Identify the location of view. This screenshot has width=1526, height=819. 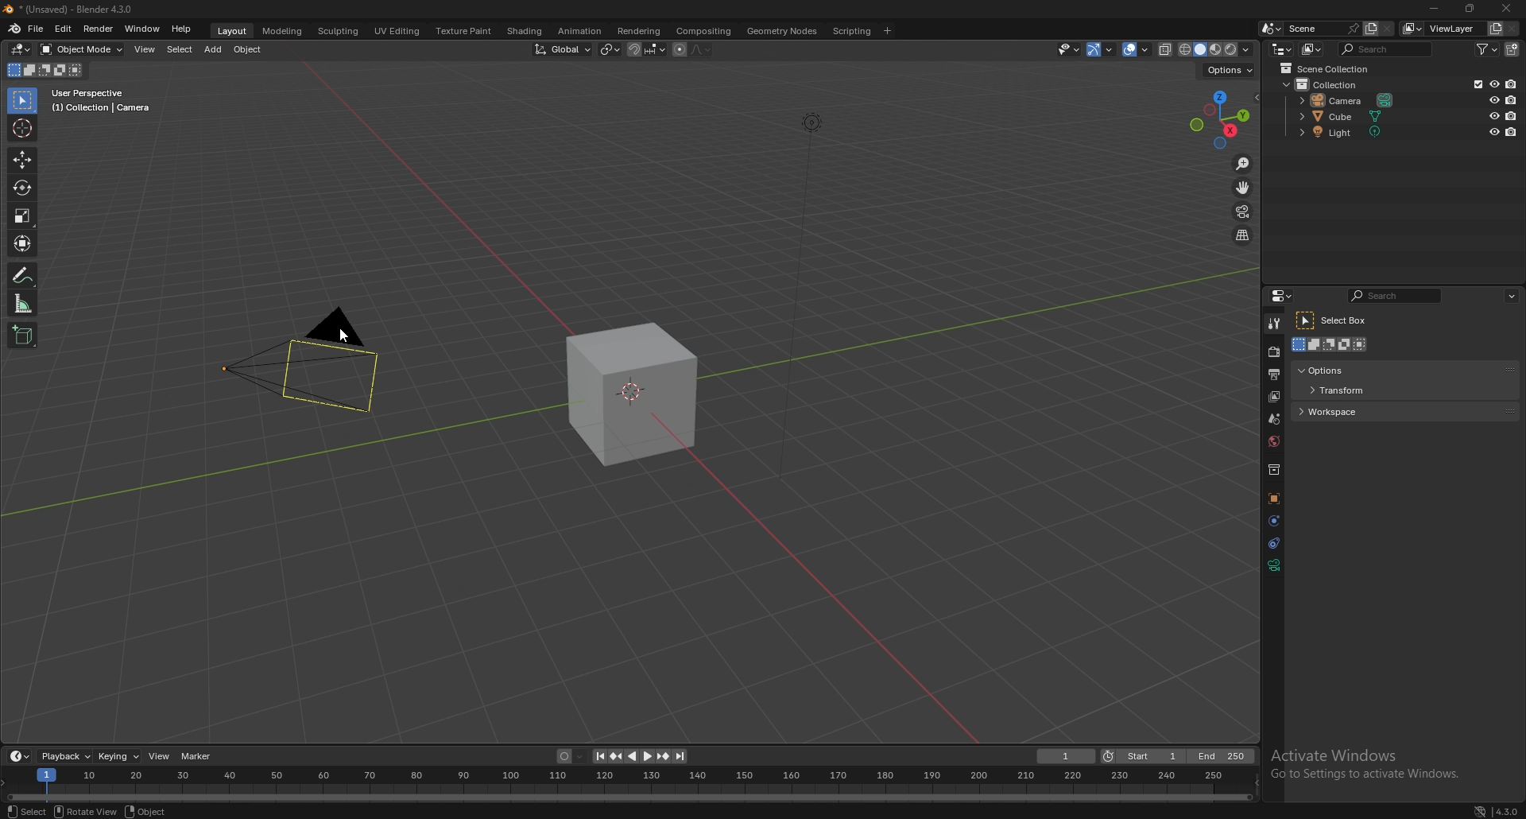
(145, 49).